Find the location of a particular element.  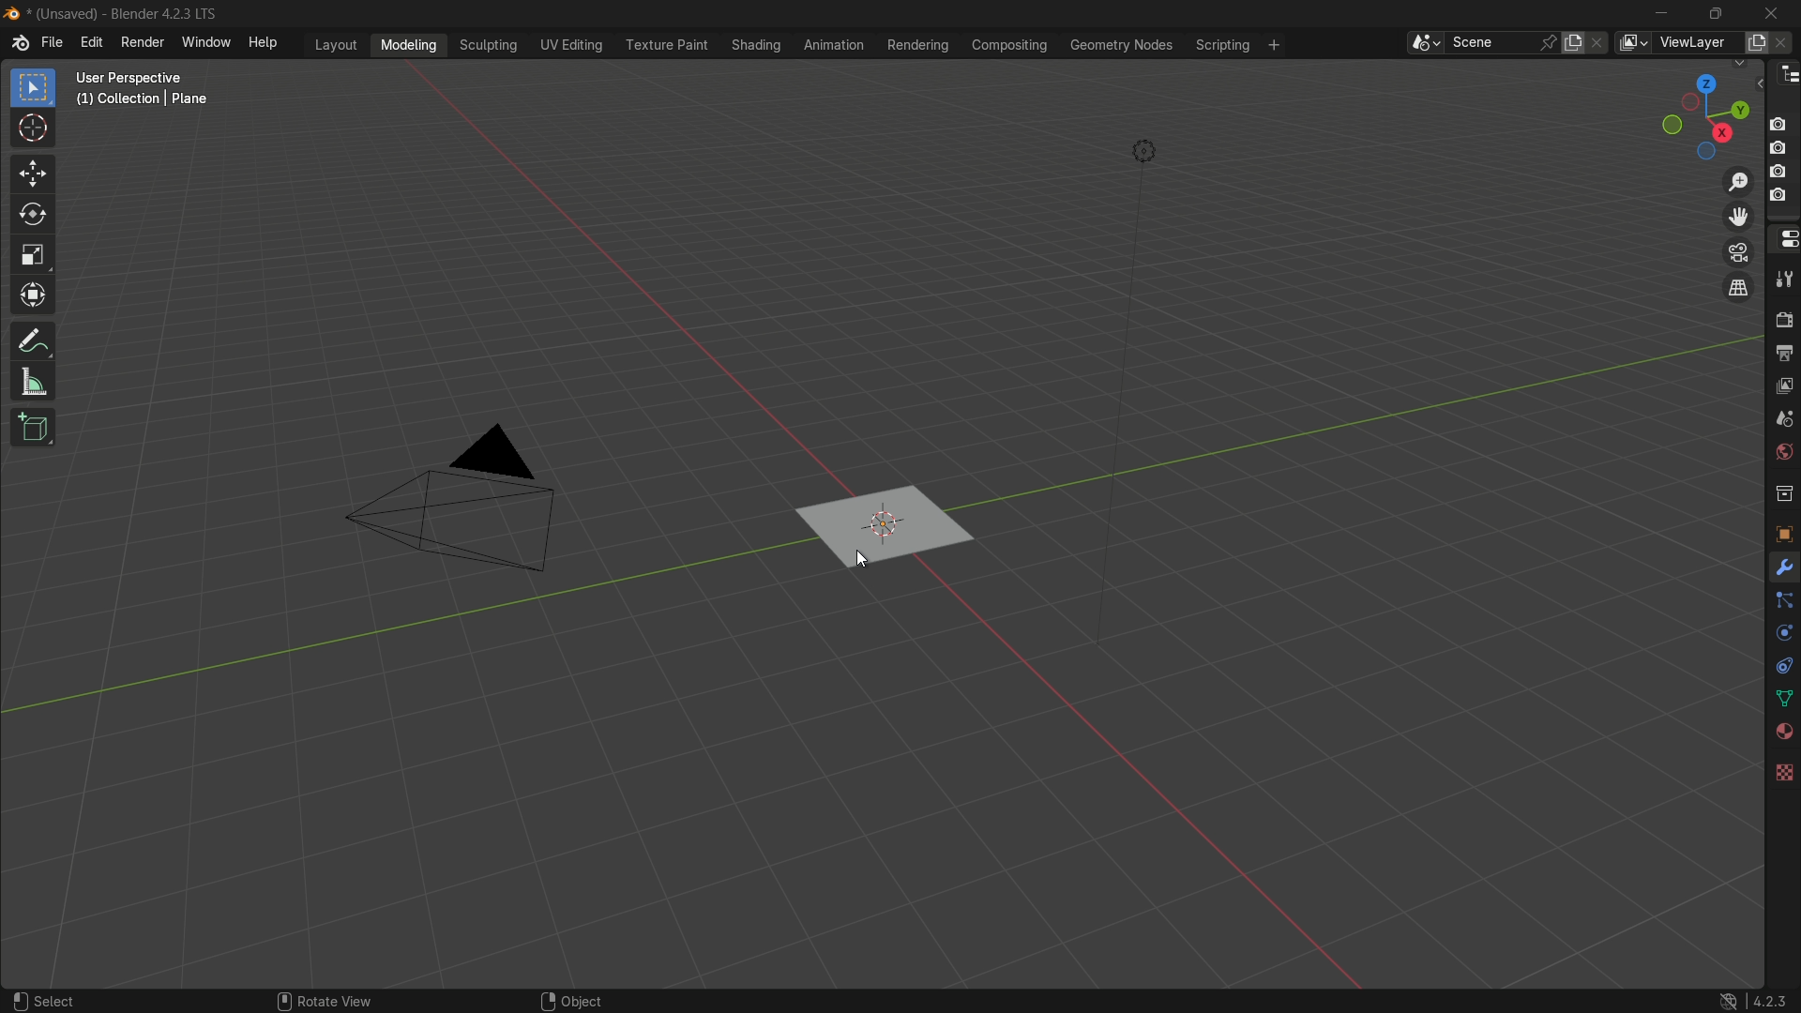

capture is located at coordinates (1780, 171).